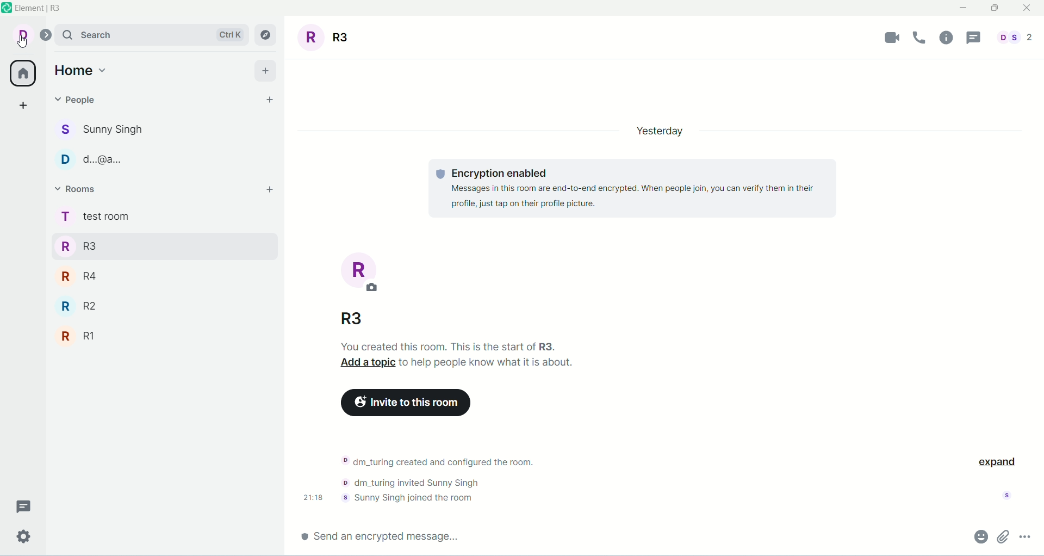 Image resolution: width=1044 pixels, height=556 pixels. Describe the element at coordinates (145, 245) in the screenshot. I see `R3` at that location.